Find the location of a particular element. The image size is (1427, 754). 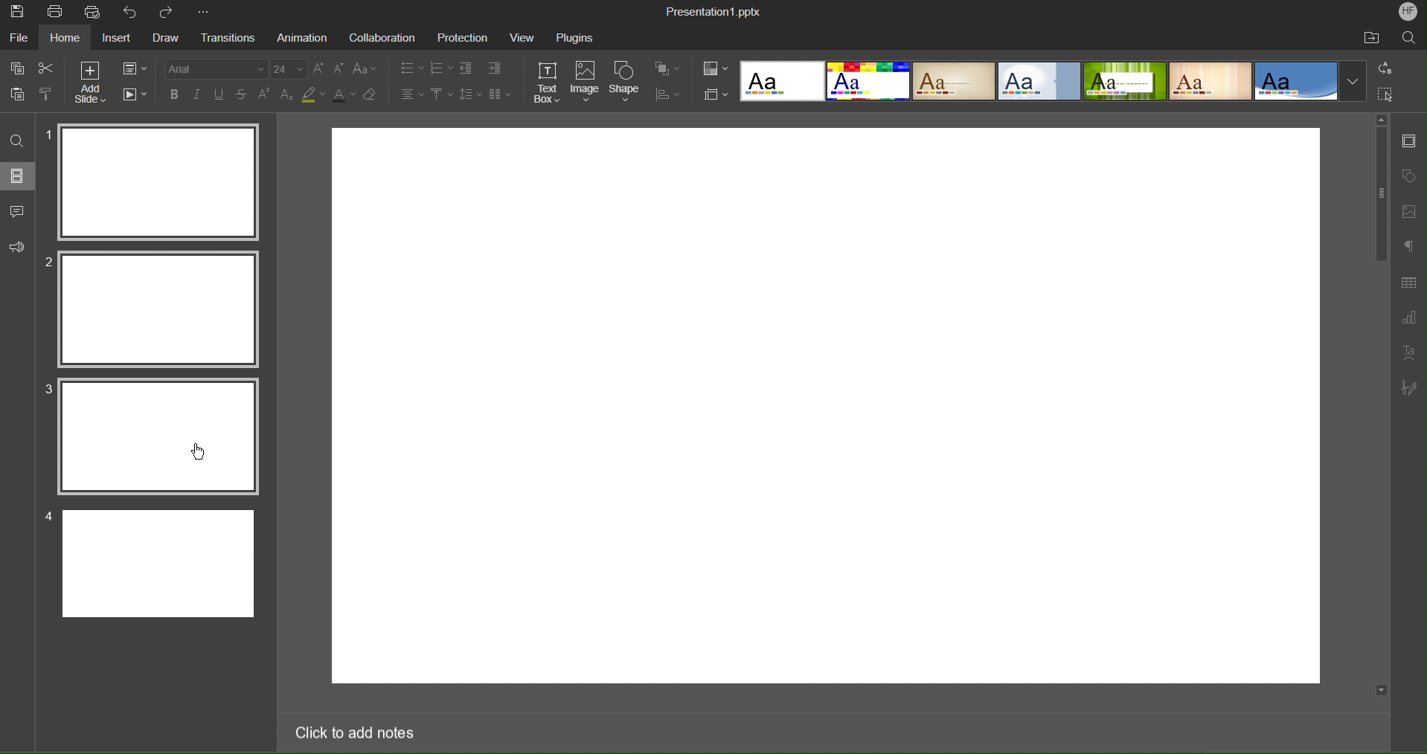

Shape Settings is located at coordinates (1409, 175).